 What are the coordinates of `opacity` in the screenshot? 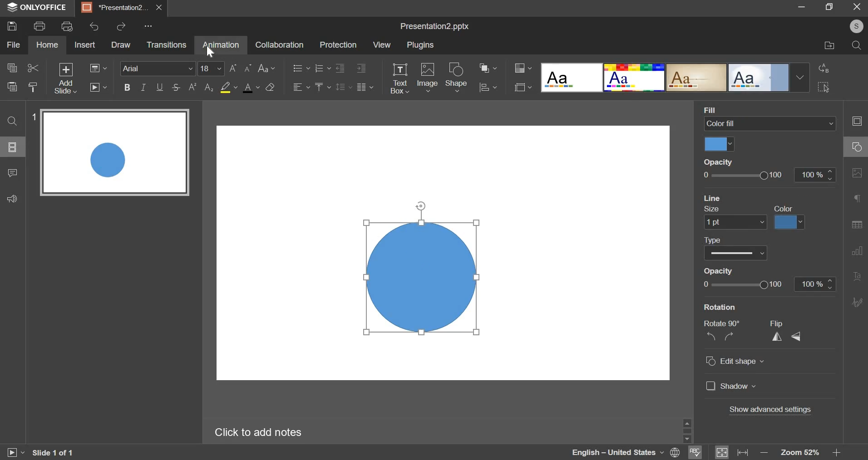 It's located at (770, 175).